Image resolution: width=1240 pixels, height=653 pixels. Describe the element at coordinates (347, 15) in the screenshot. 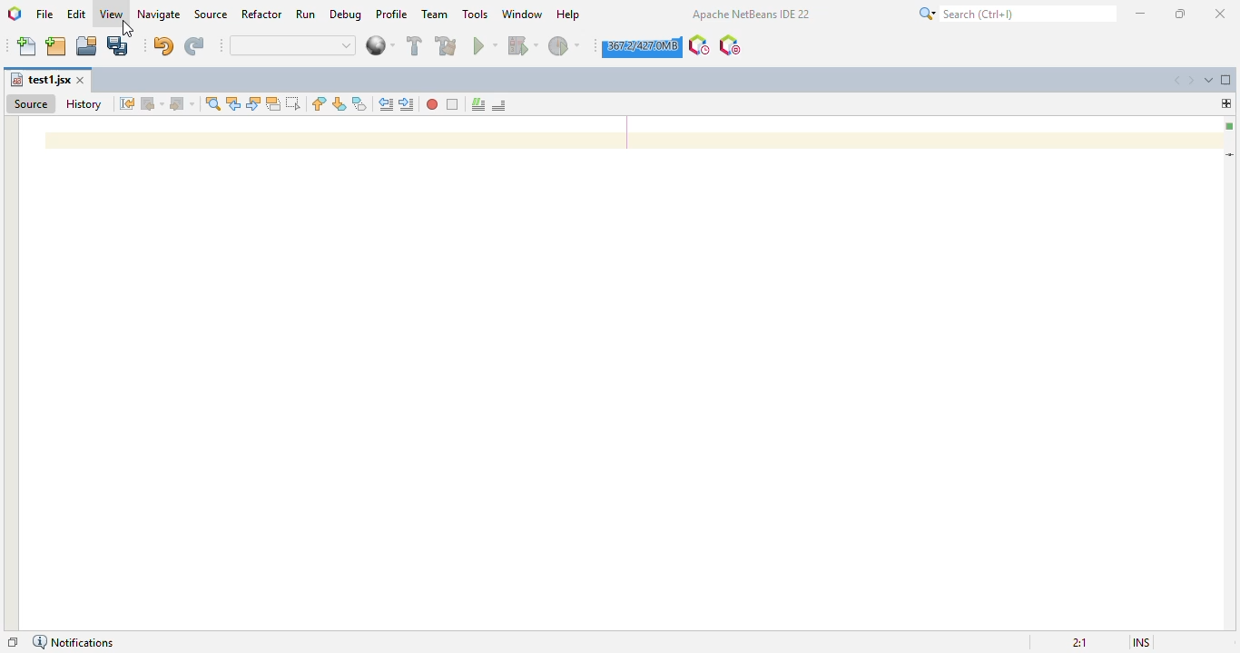

I see `debug` at that location.